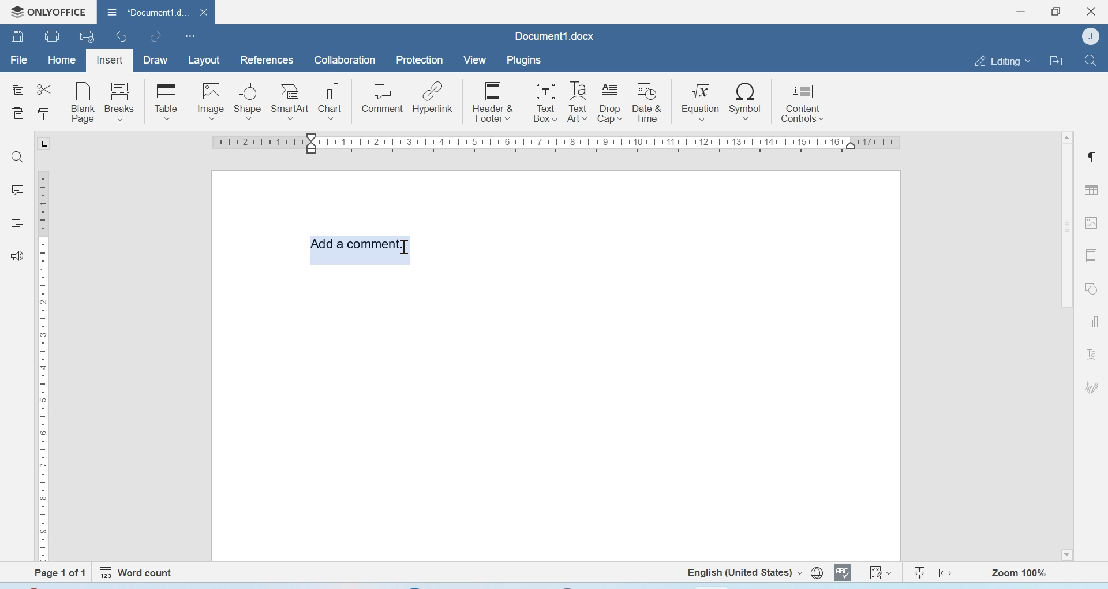 Image resolution: width=1108 pixels, height=589 pixels. What do you see at coordinates (1056, 60) in the screenshot?
I see `Open file location` at bounding box center [1056, 60].